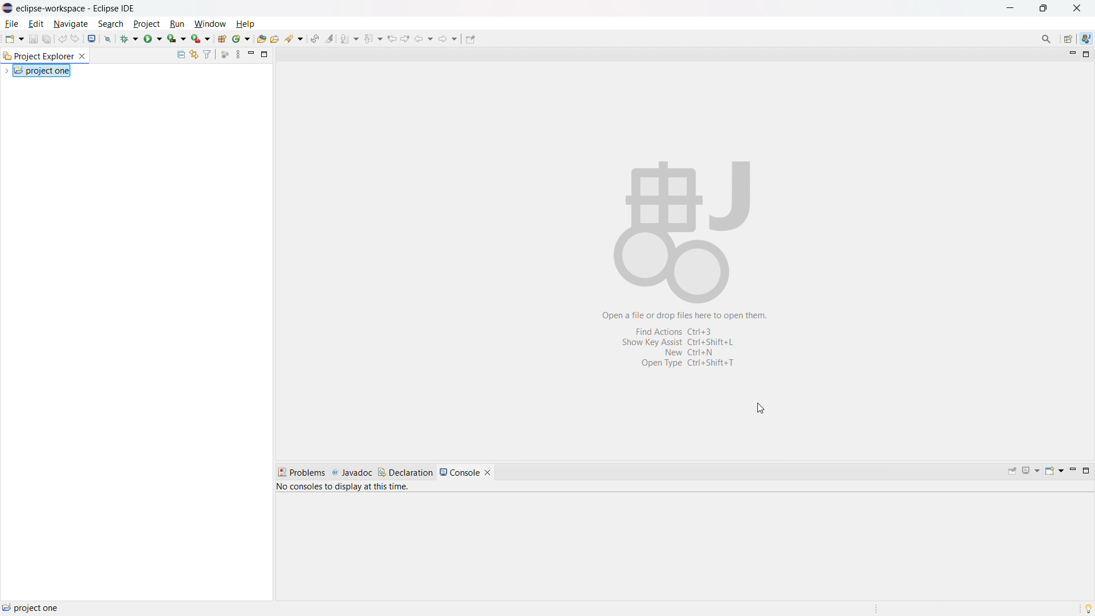  Describe the element at coordinates (238, 54) in the screenshot. I see `view menu` at that location.